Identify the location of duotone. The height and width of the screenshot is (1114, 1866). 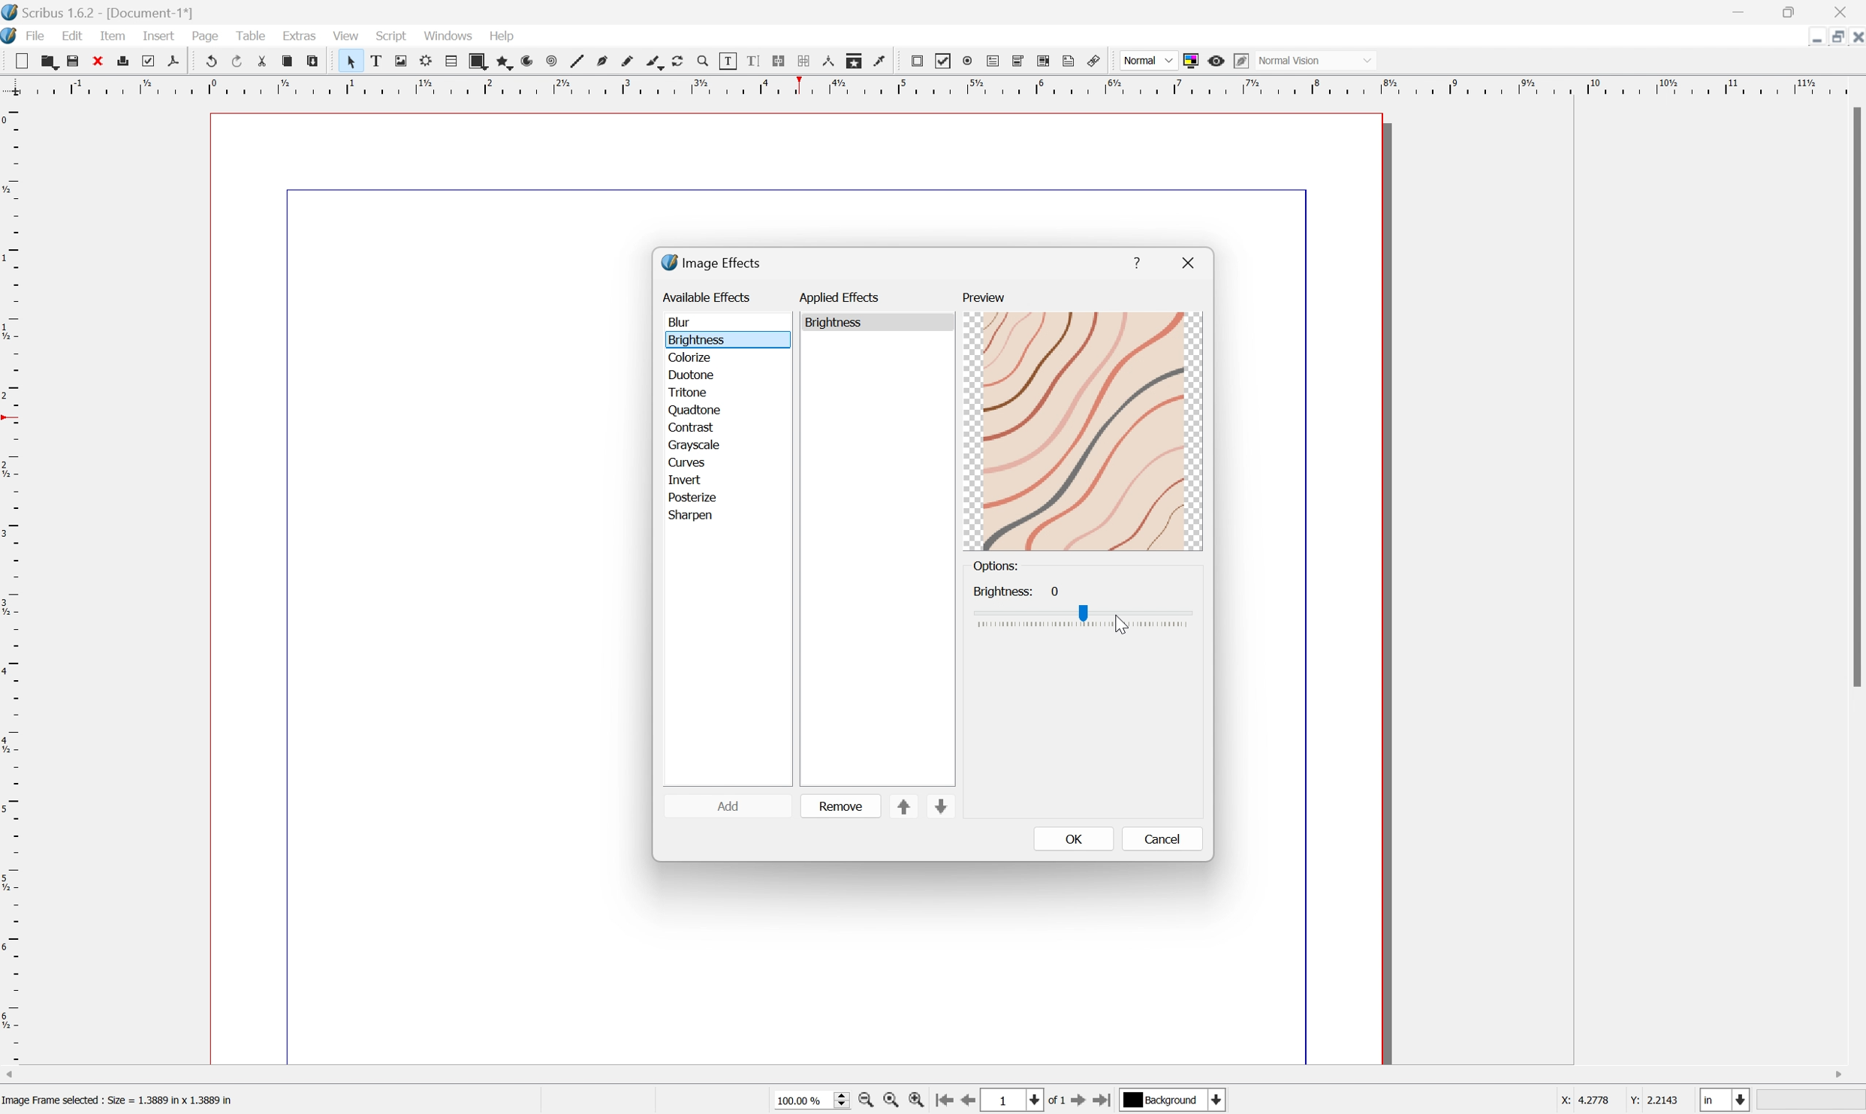
(691, 375).